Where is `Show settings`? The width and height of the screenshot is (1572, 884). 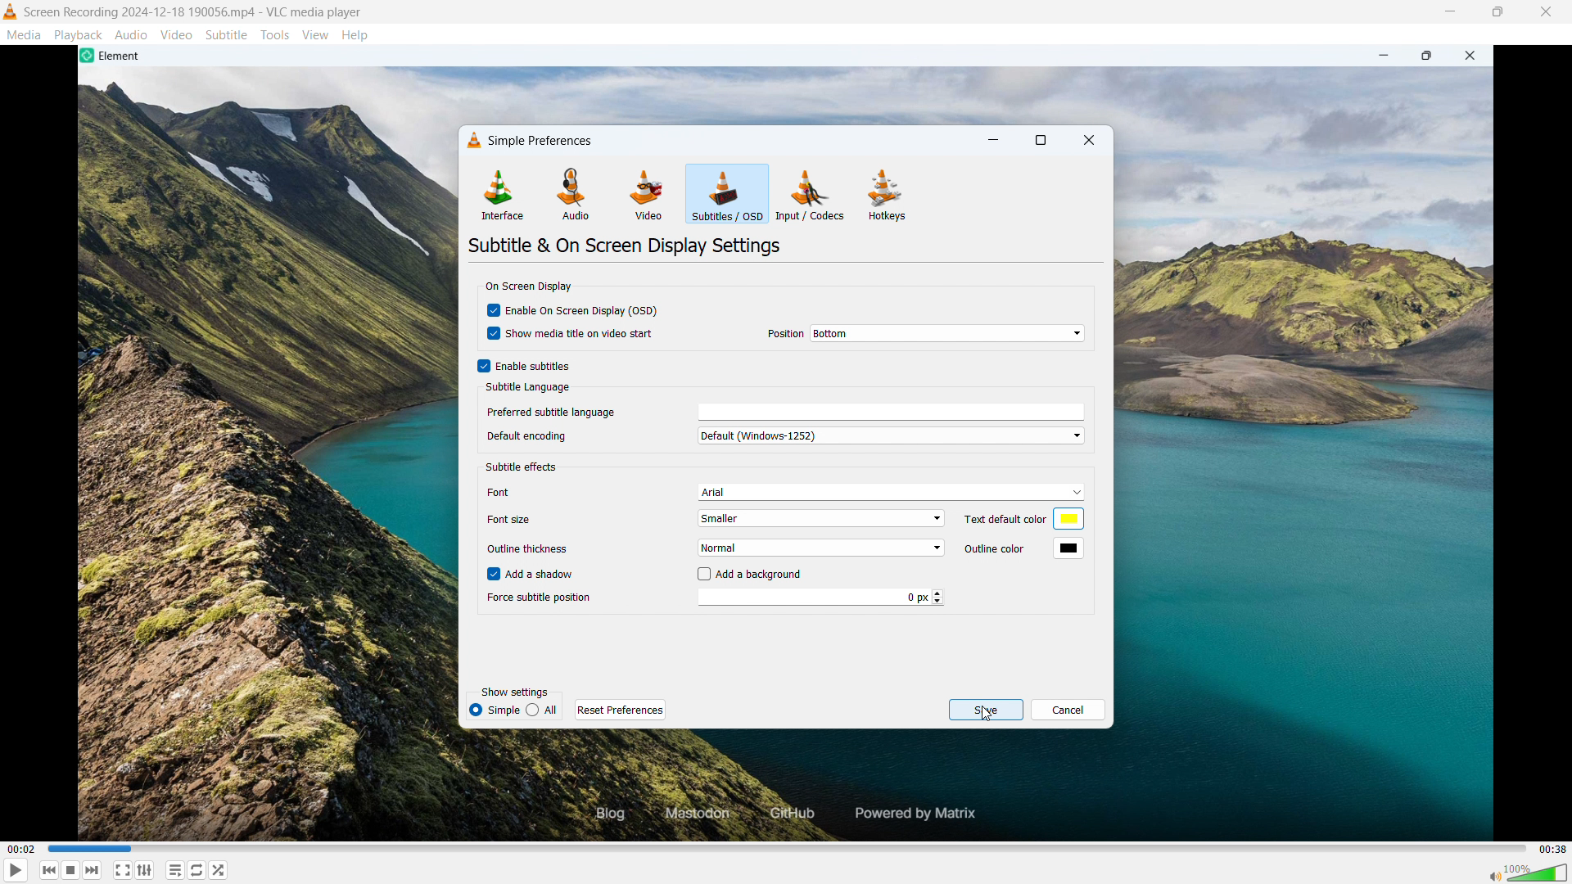 Show settings is located at coordinates (514, 692).